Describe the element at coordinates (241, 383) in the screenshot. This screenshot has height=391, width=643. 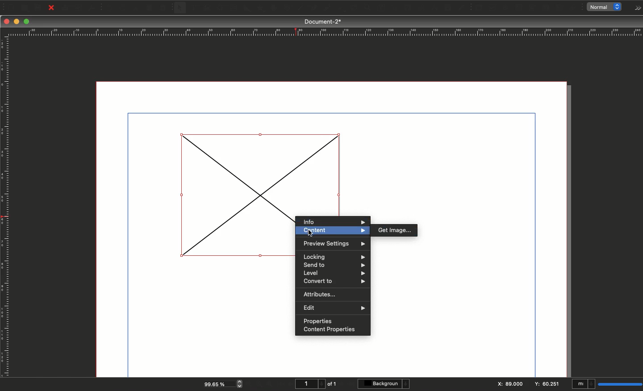
I see `zoom in and out` at that location.